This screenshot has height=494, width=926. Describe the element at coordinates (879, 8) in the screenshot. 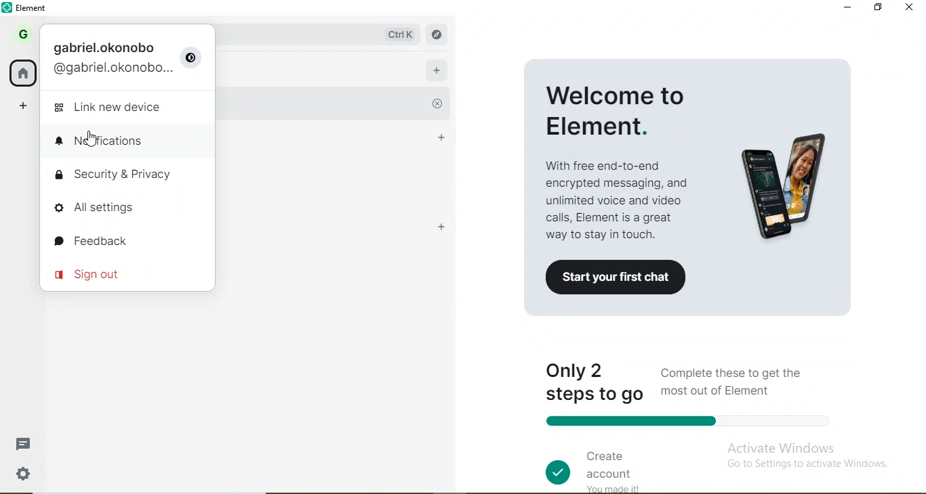

I see `restore` at that location.